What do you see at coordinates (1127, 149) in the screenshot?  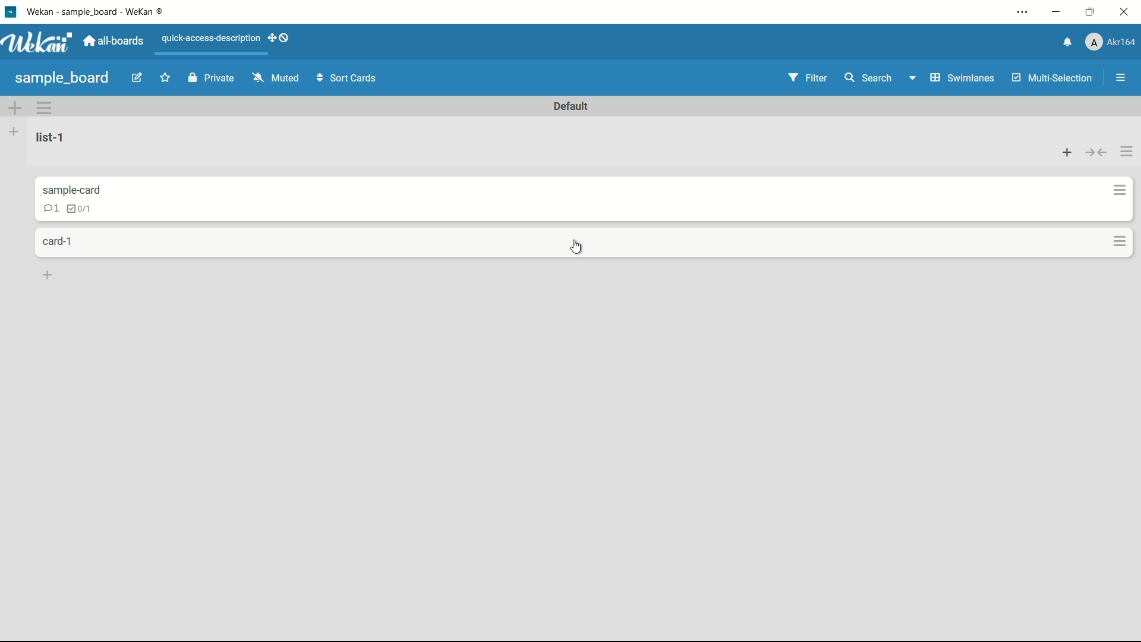 I see `list actions` at bounding box center [1127, 149].